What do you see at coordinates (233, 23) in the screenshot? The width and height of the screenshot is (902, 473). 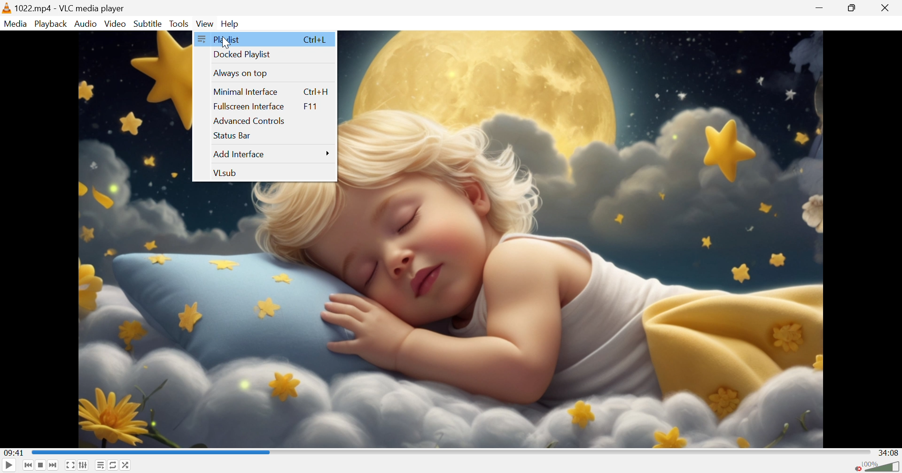 I see `Help` at bounding box center [233, 23].